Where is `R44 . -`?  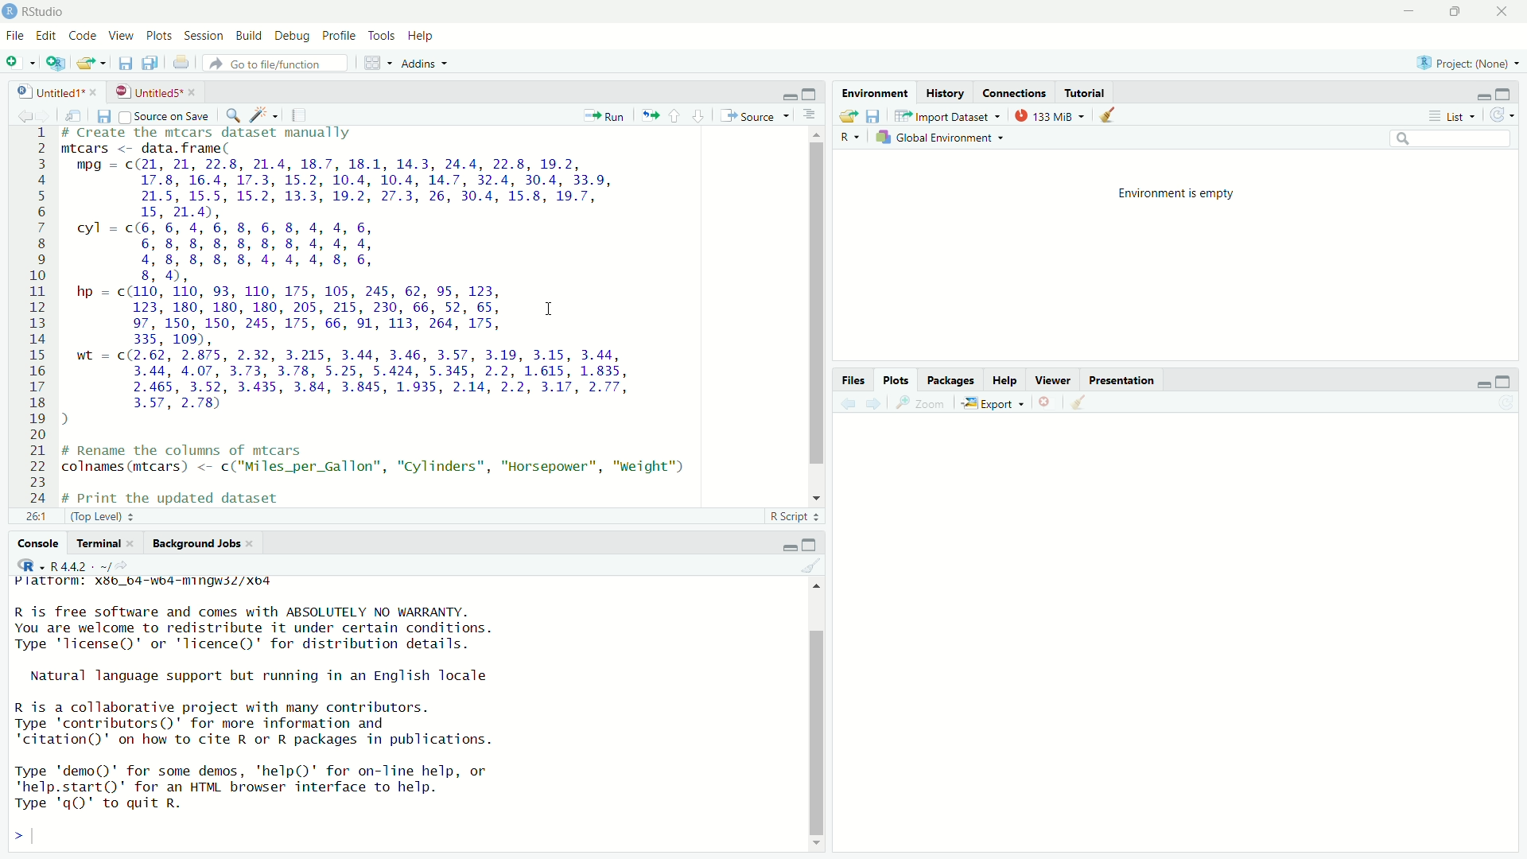
R44 . - is located at coordinates (74, 565).